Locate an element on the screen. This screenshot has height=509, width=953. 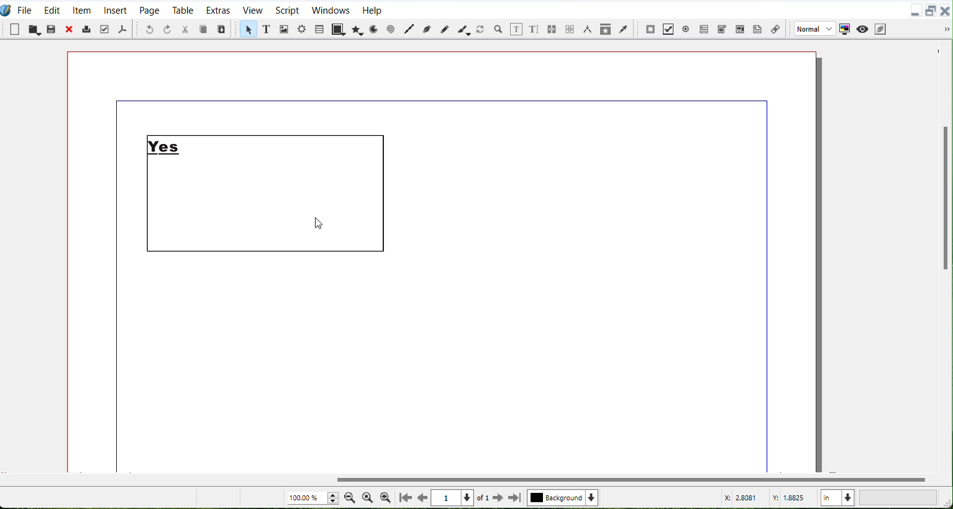
Zoom In is located at coordinates (385, 497).